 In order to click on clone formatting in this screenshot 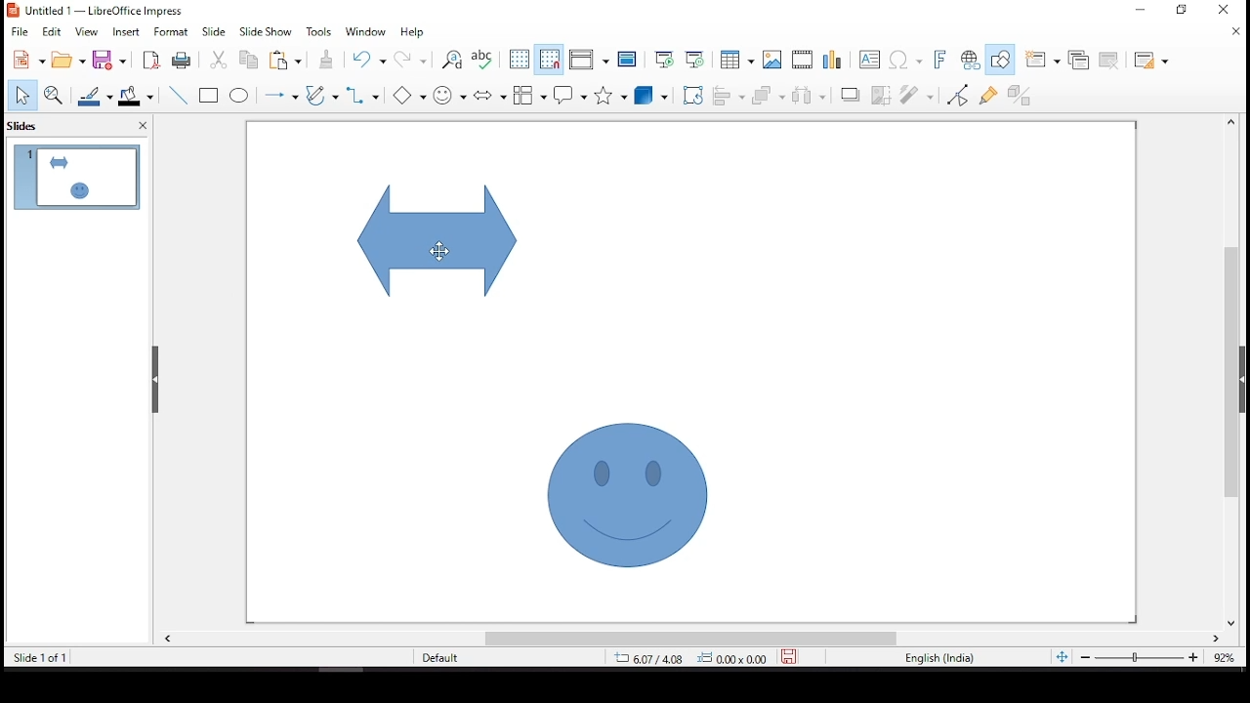, I will do `click(330, 61)`.